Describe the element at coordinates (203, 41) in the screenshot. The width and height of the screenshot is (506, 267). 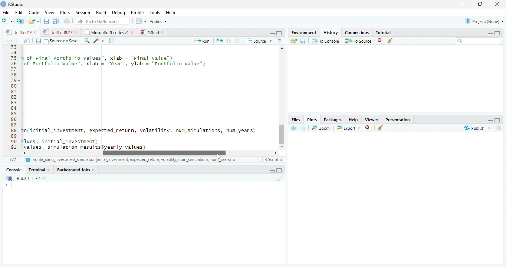
I see `Run` at that location.